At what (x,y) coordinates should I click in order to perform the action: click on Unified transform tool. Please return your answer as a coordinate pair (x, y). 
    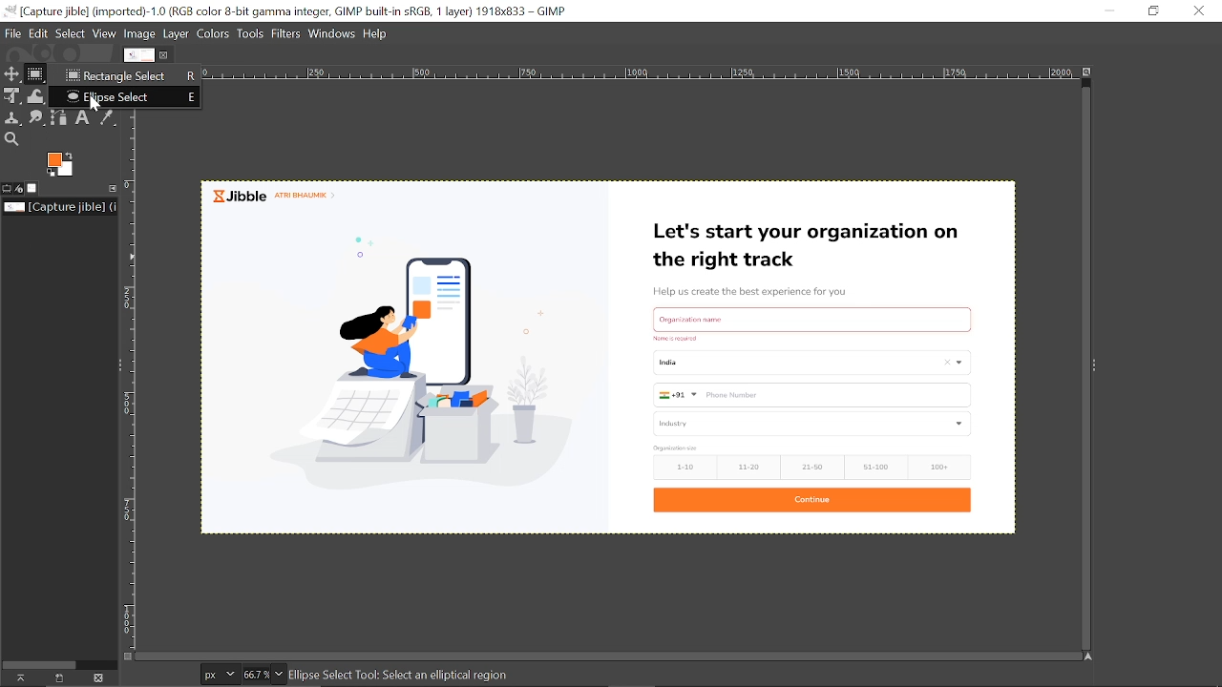
    Looking at the image, I should click on (11, 94).